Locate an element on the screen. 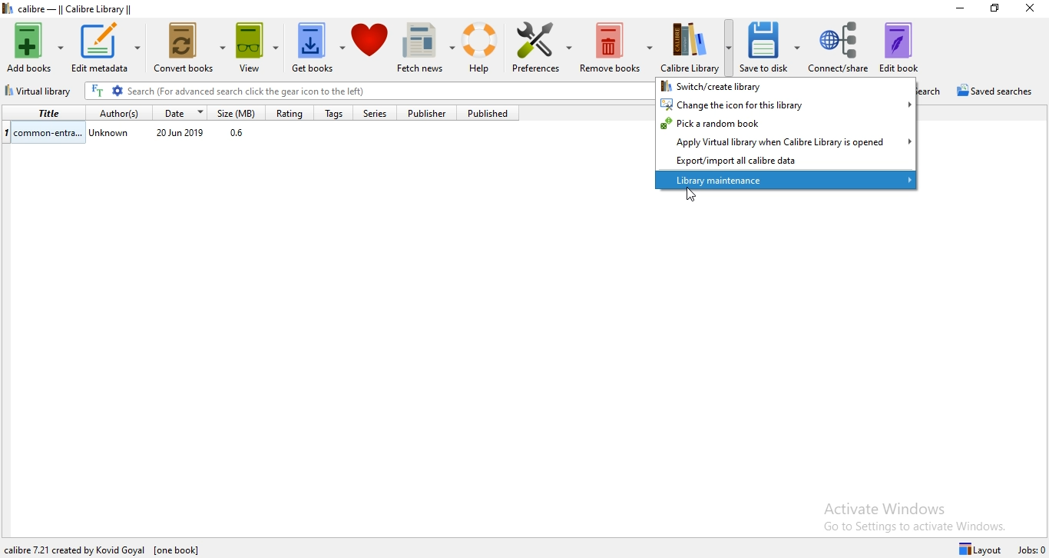 This screenshot has width=1049, height=558. Tags is located at coordinates (333, 114).